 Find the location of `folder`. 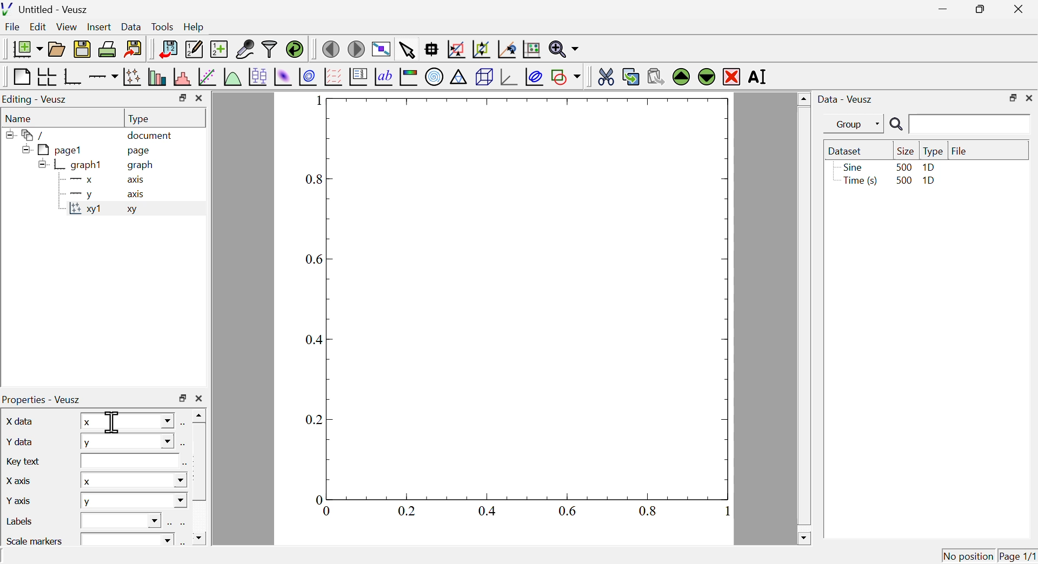

folder is located at coordinates (30, 135).